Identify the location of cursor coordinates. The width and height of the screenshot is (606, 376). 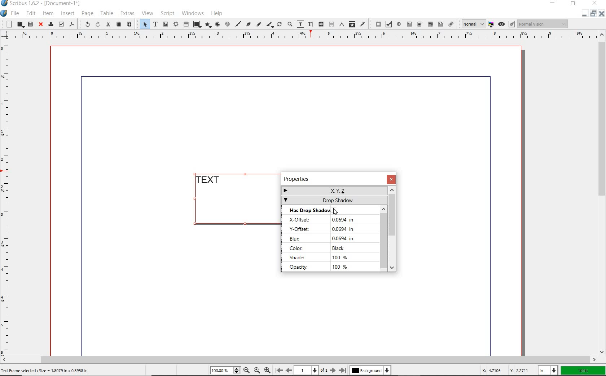
(505, 370).